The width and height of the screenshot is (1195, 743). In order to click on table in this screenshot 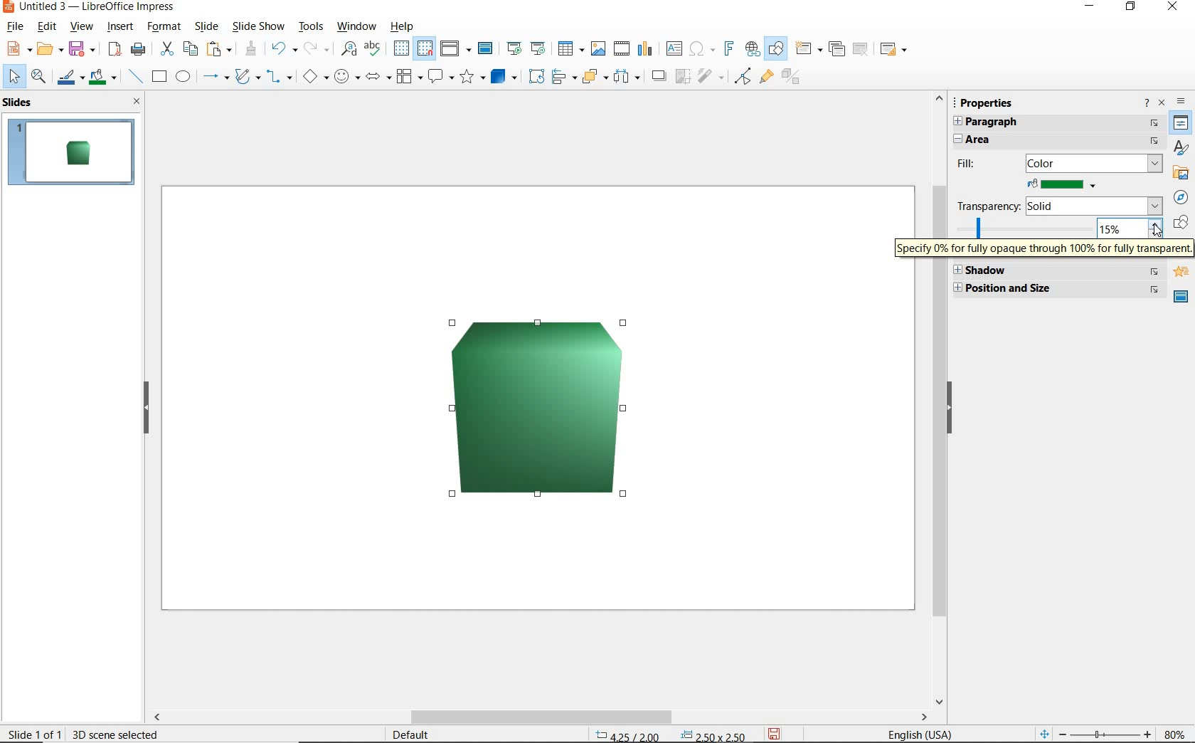, I will do `click(570, 47)`.